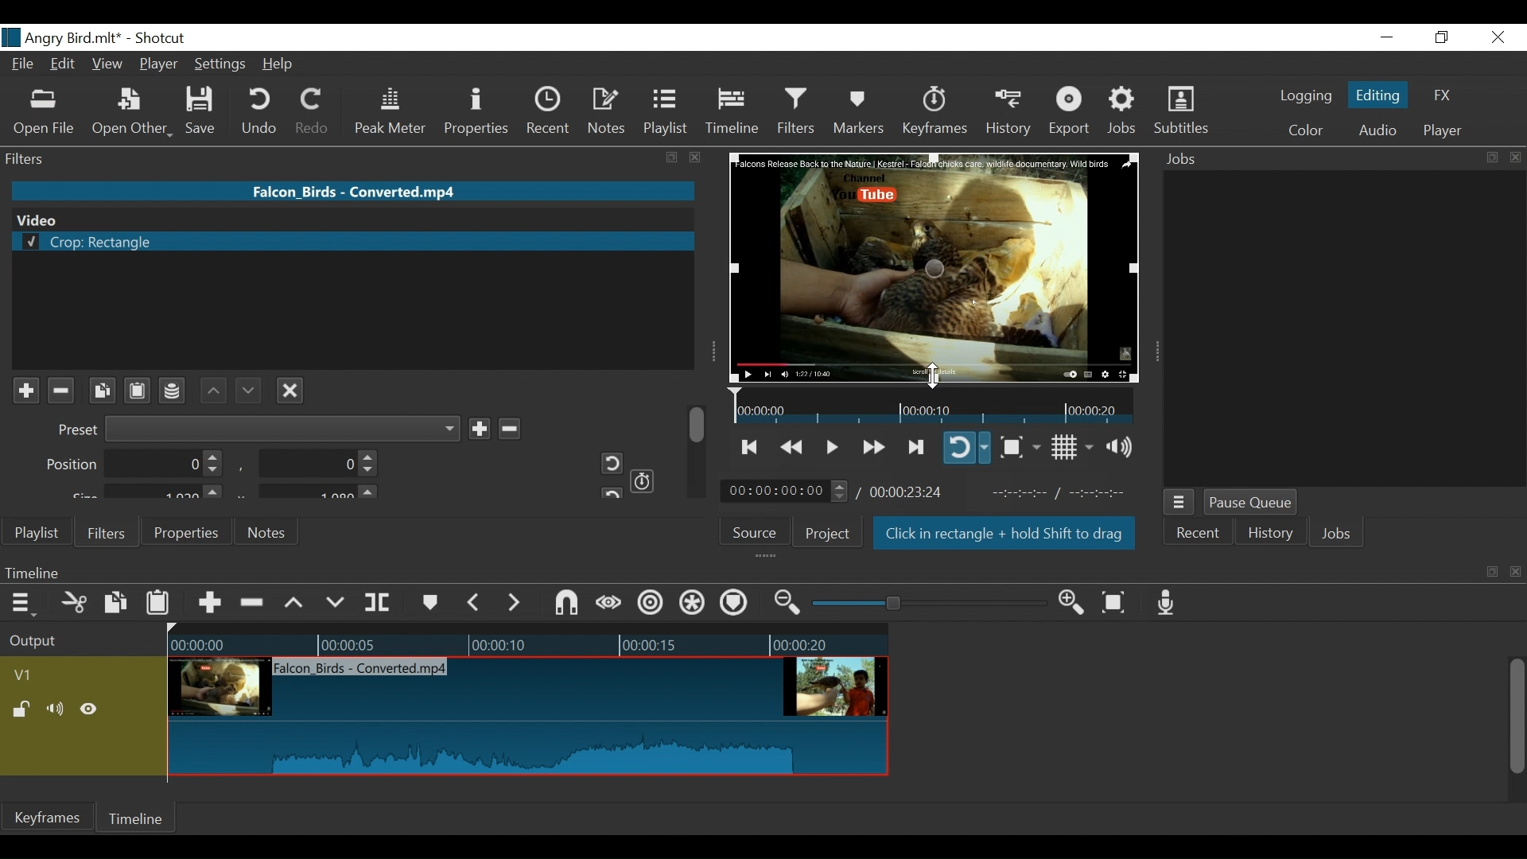 This screenshot has height=859, width=1527. Describe the element at coordinates (138, 818) in the screenshot. I see `Timeline` at that location.